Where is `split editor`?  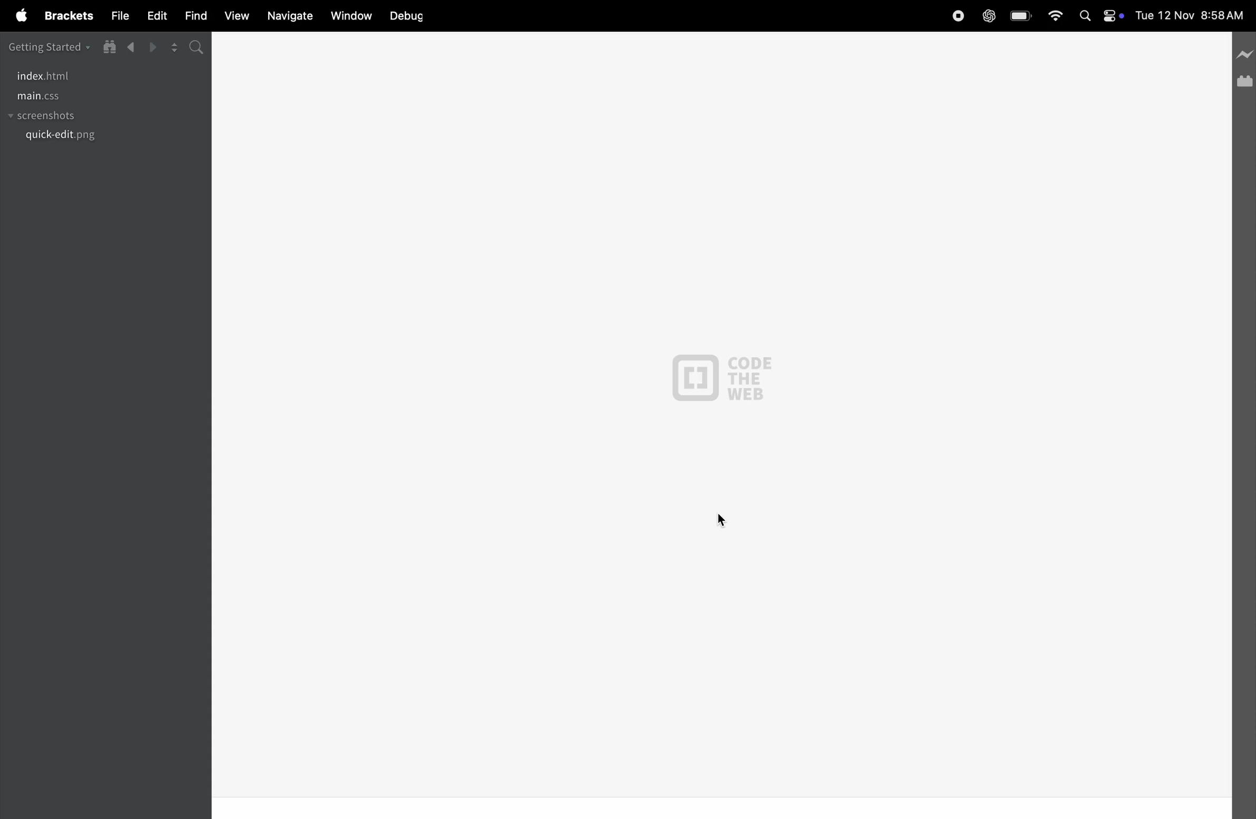 split editor is located at coordinates (174, 47).